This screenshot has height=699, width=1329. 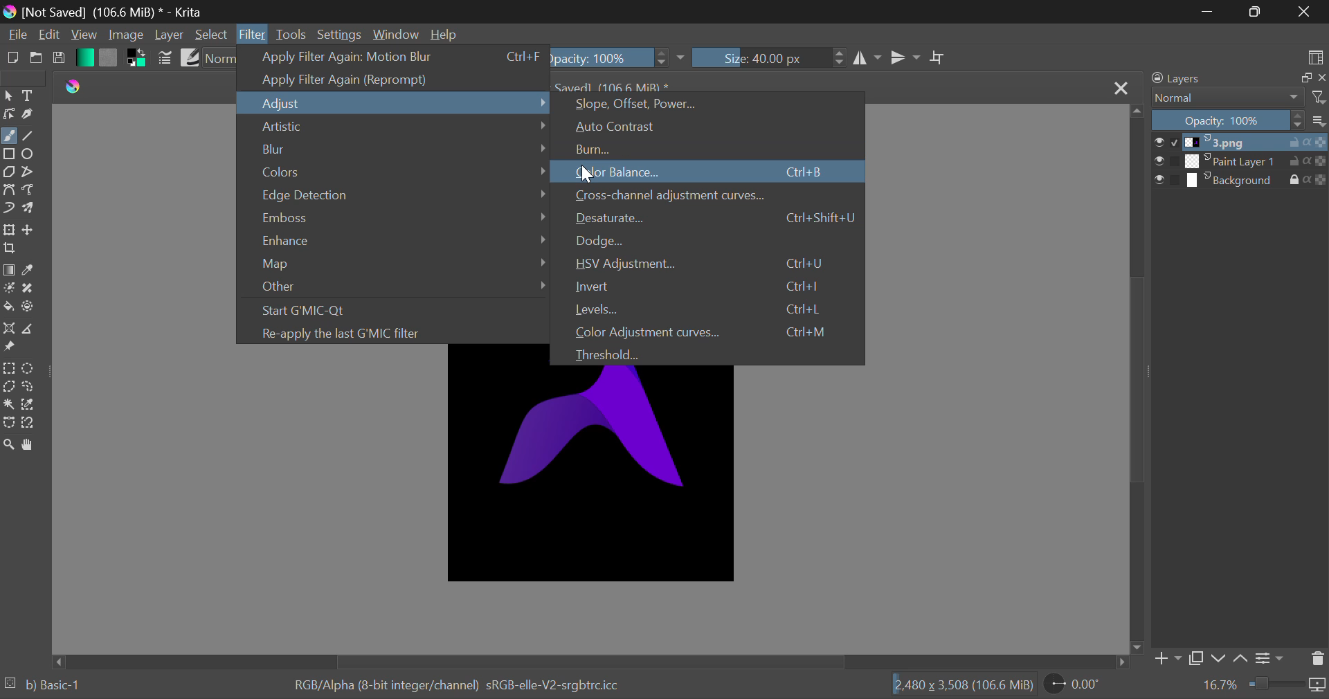 What do you see at coordinates (28, 329) in the screenshot?
I see `Measurements` at bounding box center [28, 329].